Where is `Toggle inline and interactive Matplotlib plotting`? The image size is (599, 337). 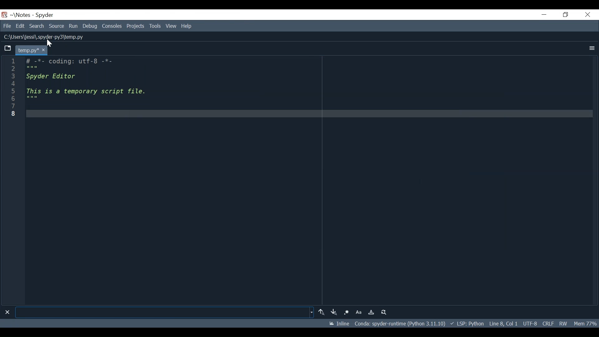
Toggle inline and interactive Matplotlib plotting is located at coordinates (340, 324).